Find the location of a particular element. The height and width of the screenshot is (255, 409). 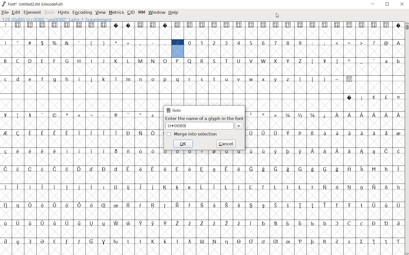

glyph is located at coordinates (251, 43).